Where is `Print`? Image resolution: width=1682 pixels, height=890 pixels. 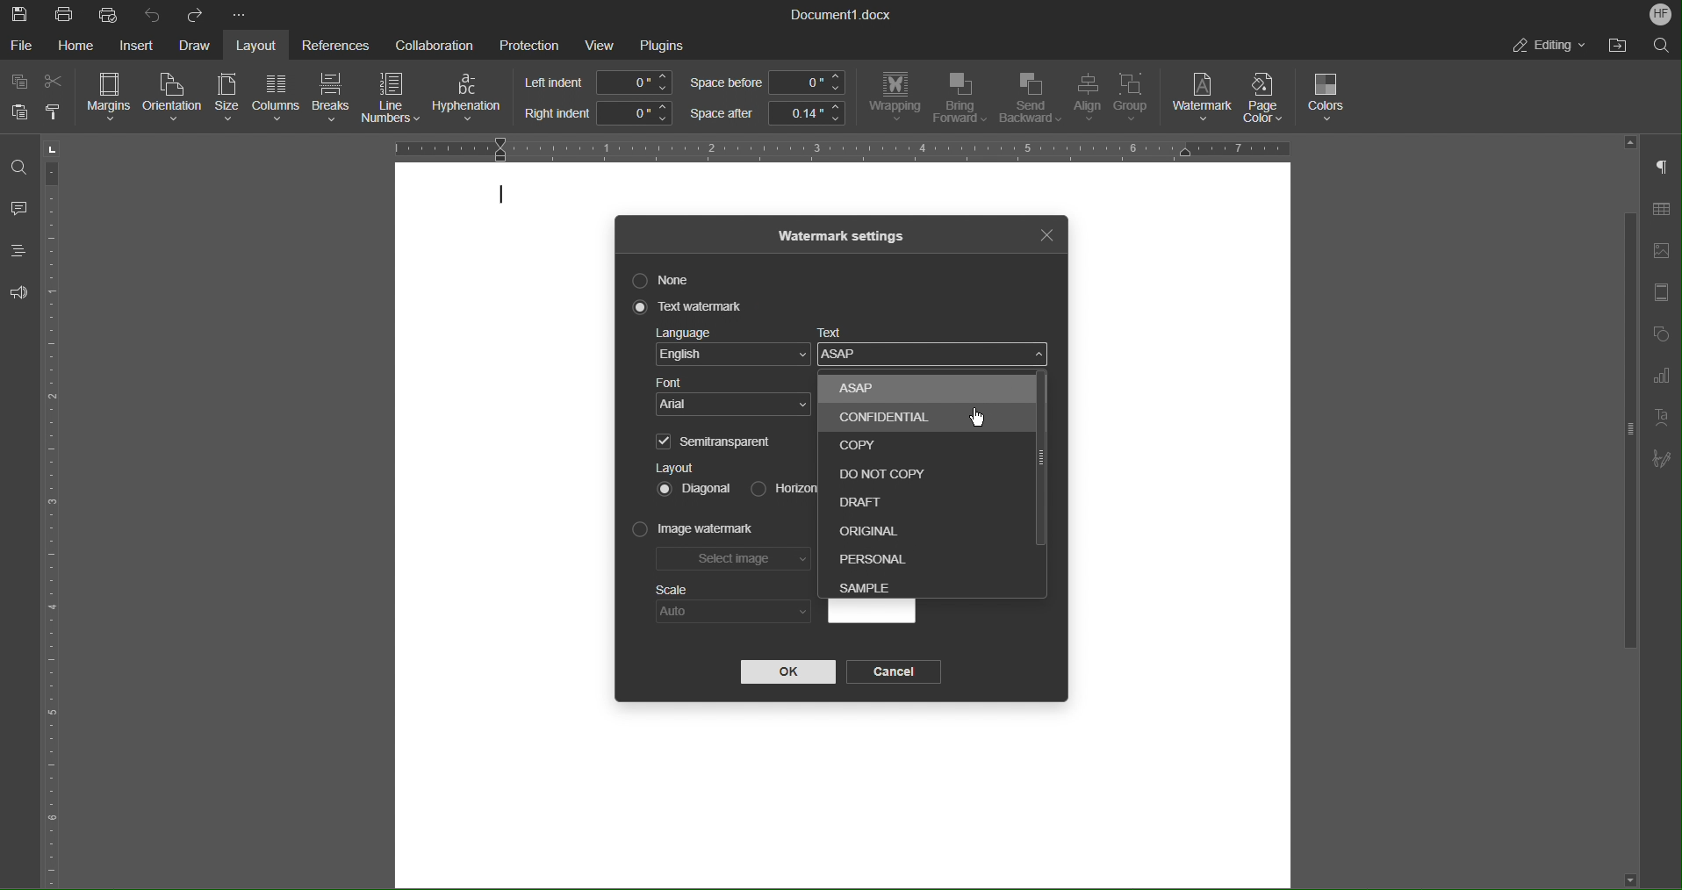 Print is located at coordinates (66, 15).